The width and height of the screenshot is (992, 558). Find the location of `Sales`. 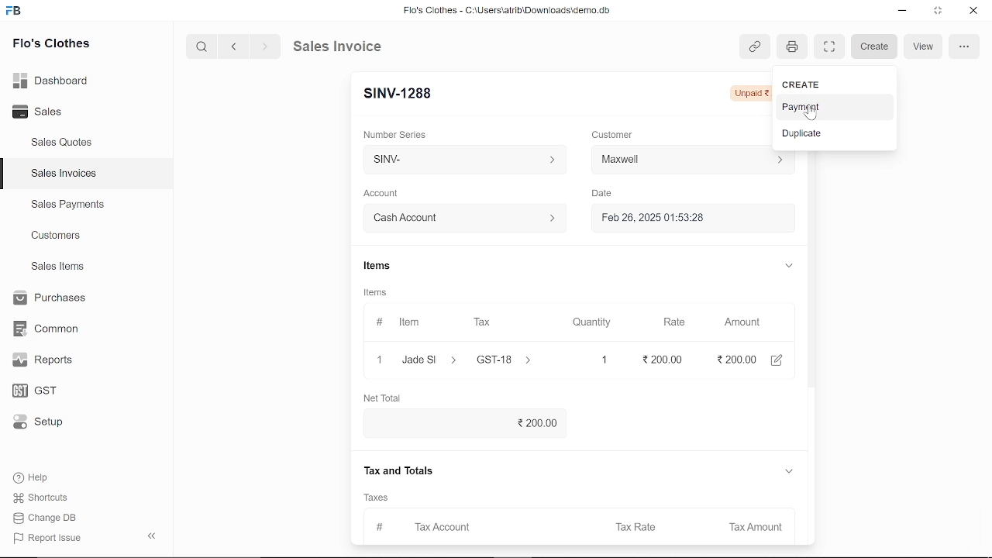

Sales is located at coordinates (54, 112).